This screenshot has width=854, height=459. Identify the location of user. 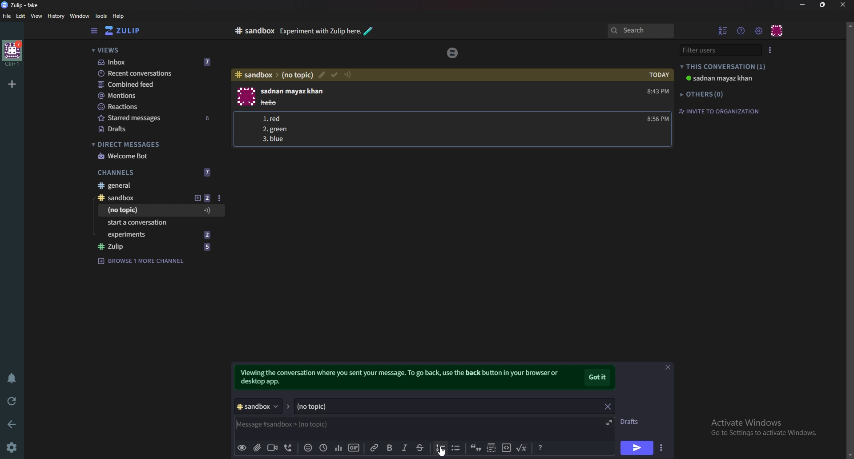
(719, 78).